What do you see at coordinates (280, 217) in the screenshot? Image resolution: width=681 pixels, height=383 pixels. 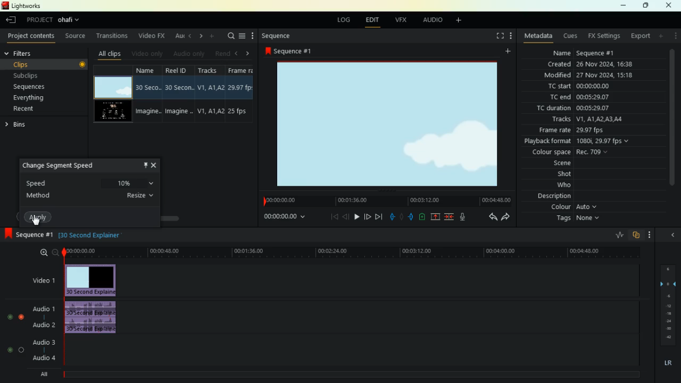 I see `time` at bounding box center [280, 217].